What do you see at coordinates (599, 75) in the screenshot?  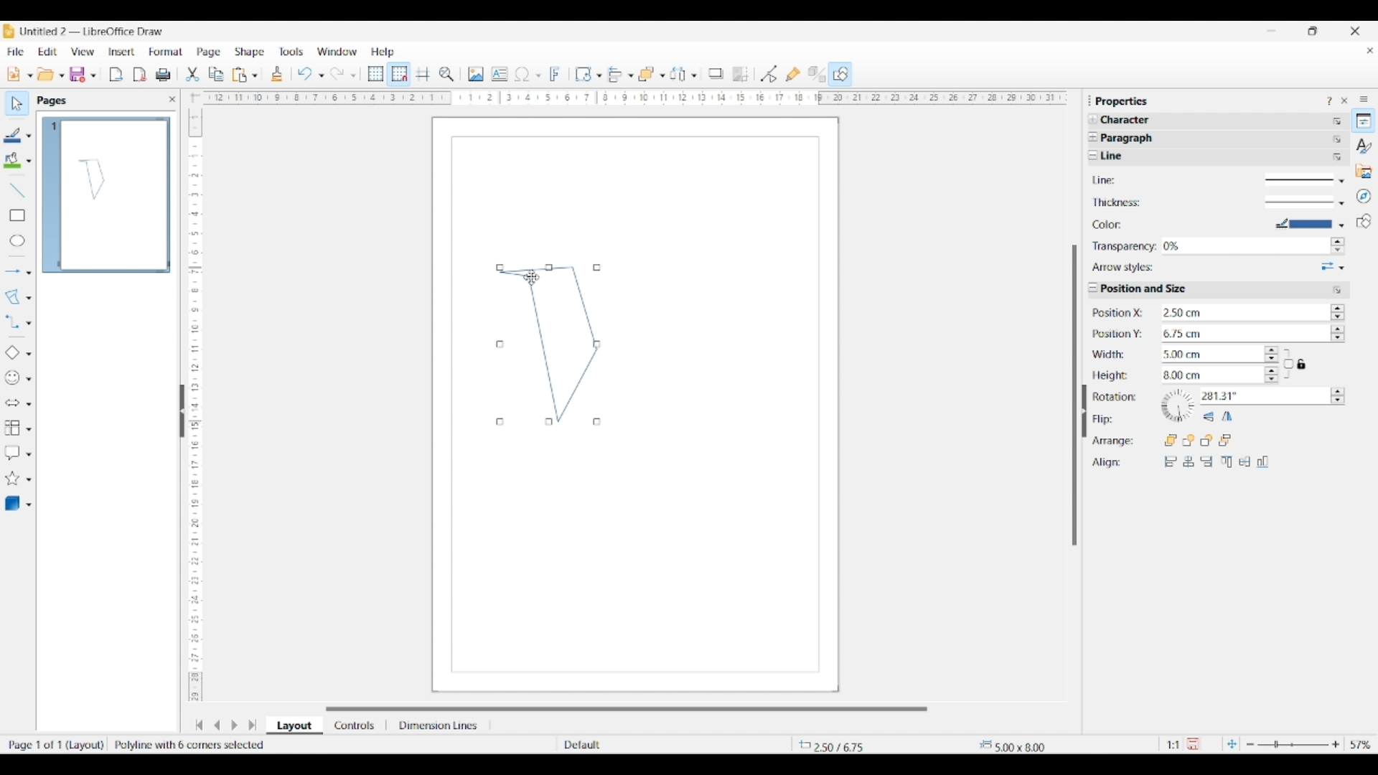 I see `Transformations option` at bounding box center [599, 75].